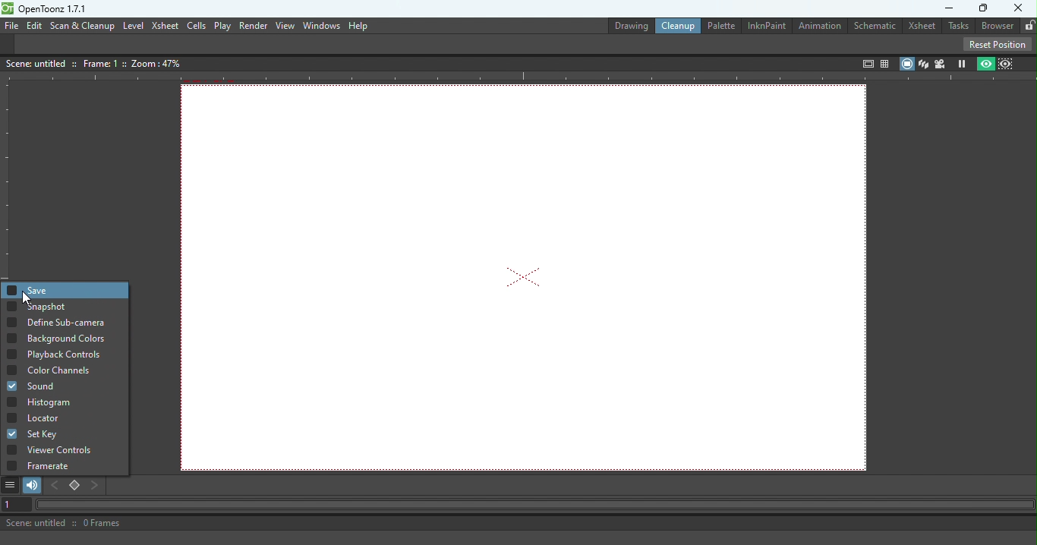 The height and width of the screenshot is (545, 1037). What do you see at coordinates (39, 306) in the screenshot?
I see `Snapshot` at bounding box center [39, 306].